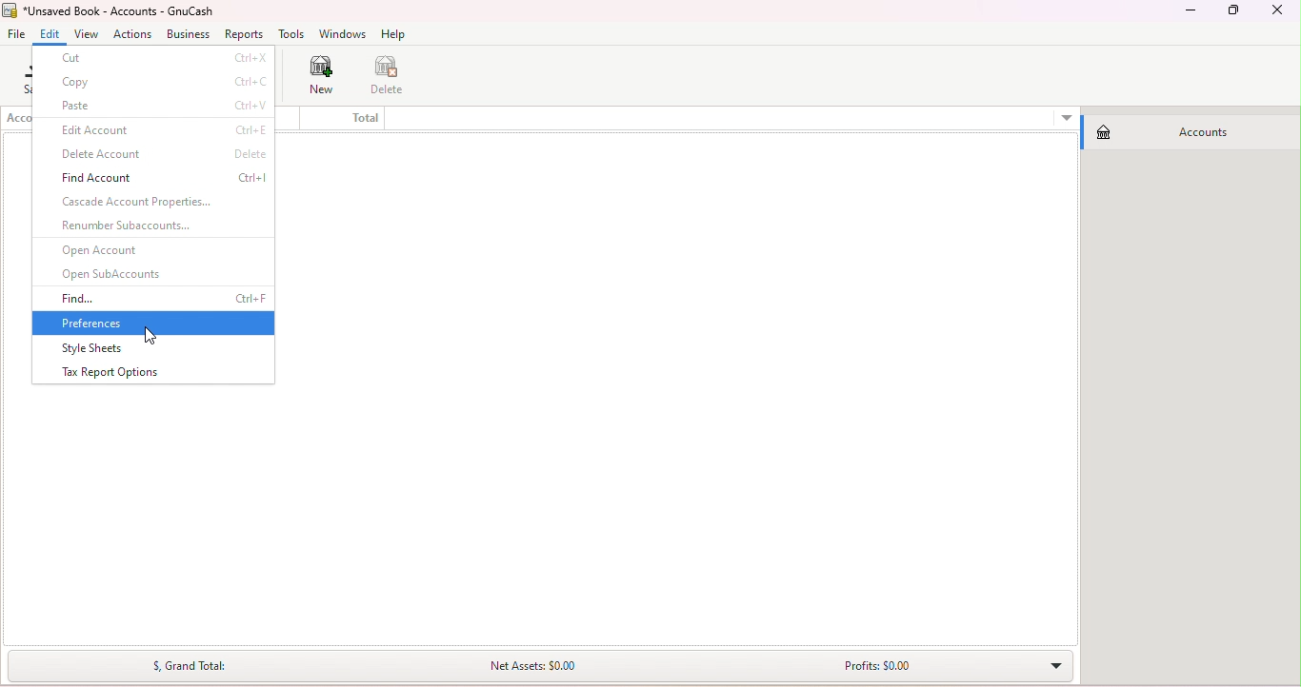  What do you see at coordinates (341, 33) in the screenshot?
I see `Windows` at bounding box center [341, 33].